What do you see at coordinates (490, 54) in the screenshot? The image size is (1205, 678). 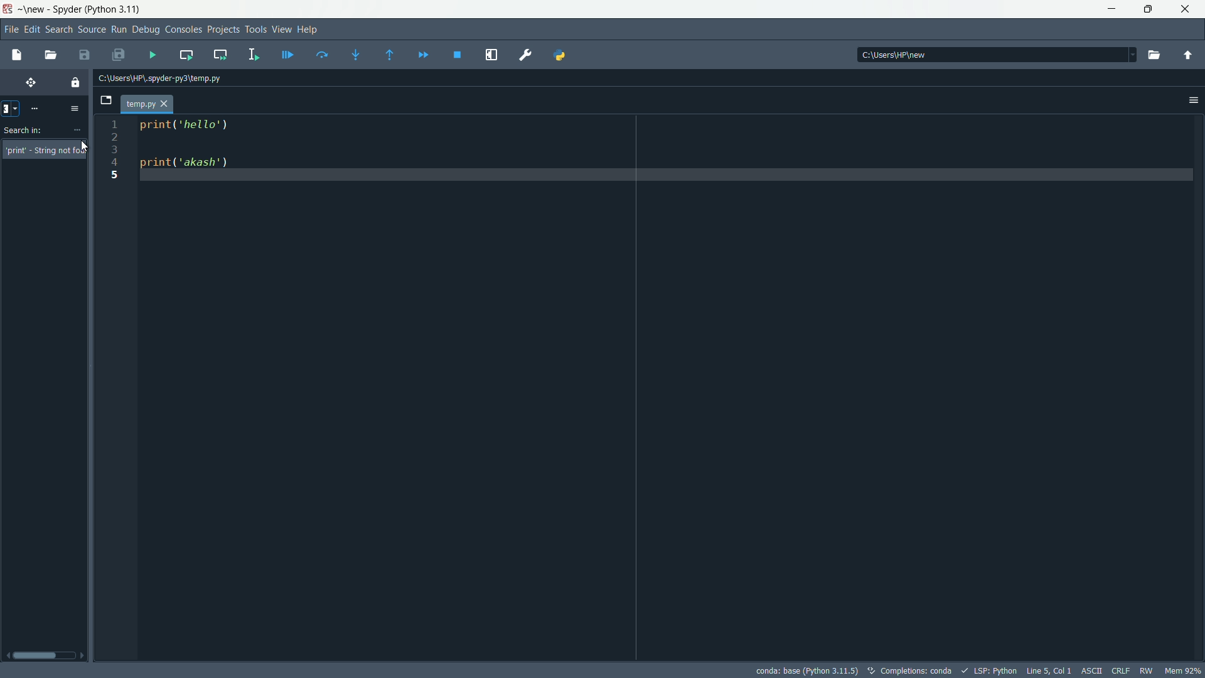 I see `maximize current pain` at bounding box center [490, 54].